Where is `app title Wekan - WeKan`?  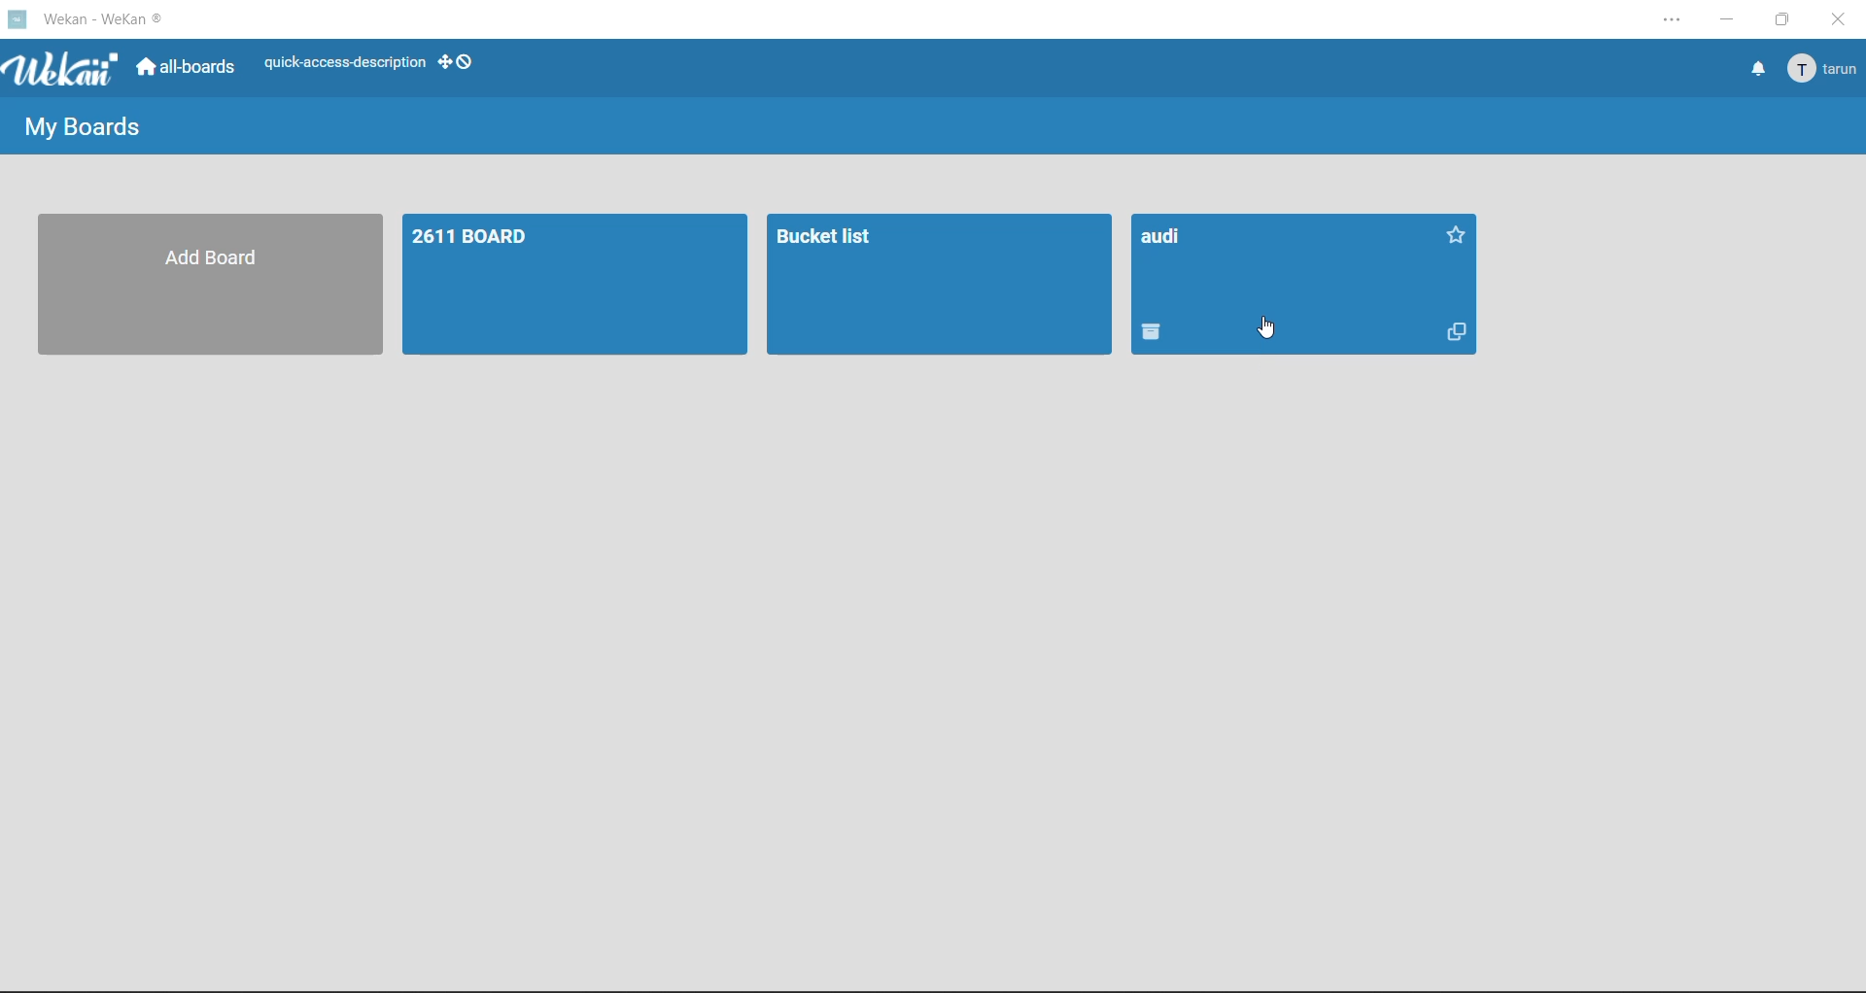 app title Wekan - WeKan is located at coordinates (91, 17).